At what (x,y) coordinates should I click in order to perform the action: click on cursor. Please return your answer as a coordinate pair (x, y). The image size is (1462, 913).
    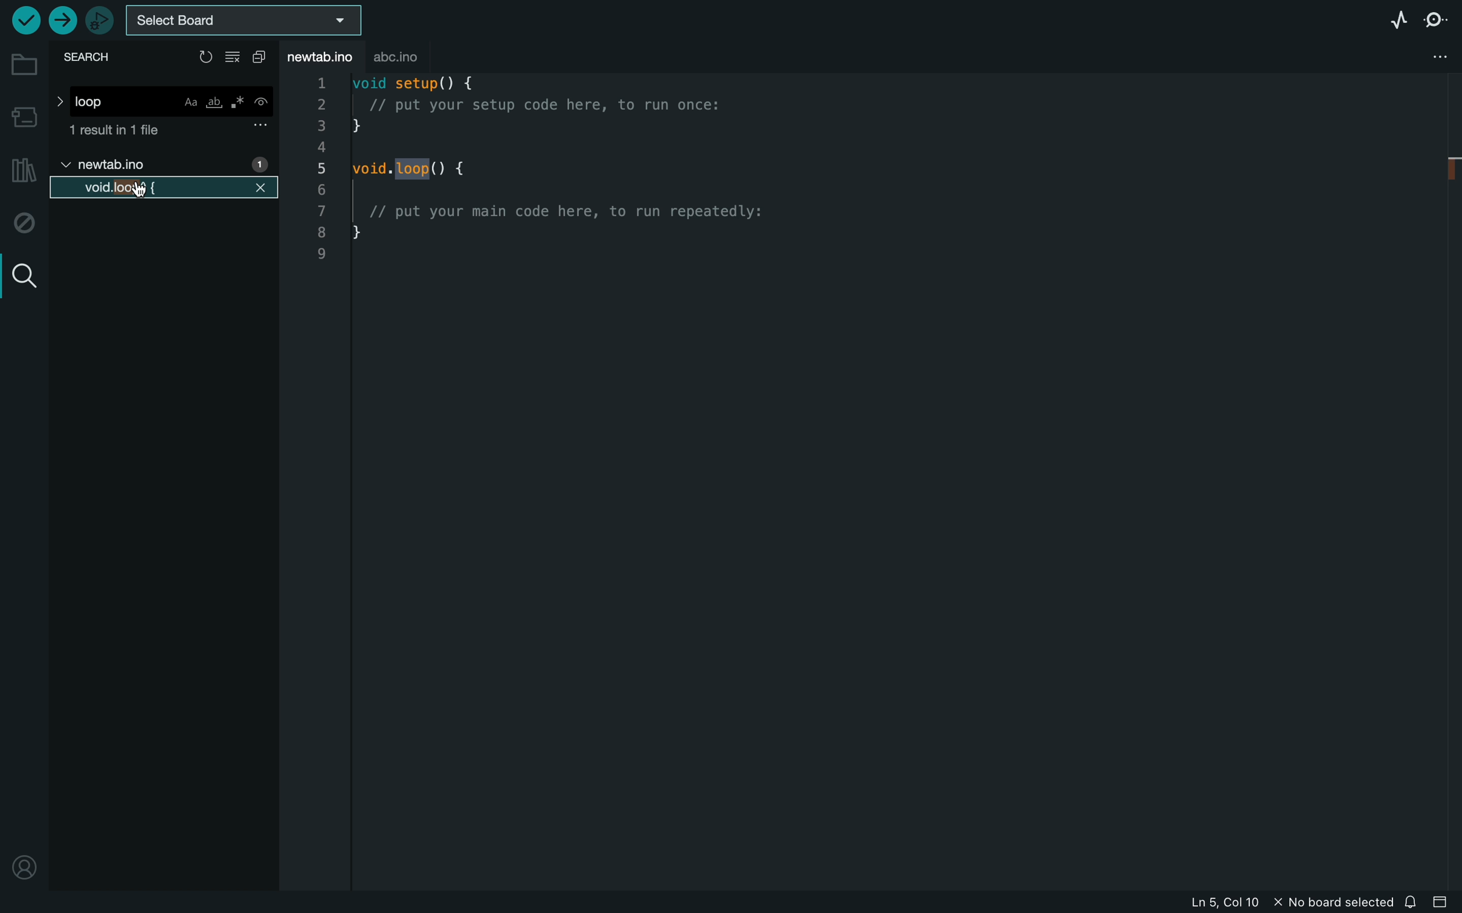
    Looking at the image, I should click on (137, 190).